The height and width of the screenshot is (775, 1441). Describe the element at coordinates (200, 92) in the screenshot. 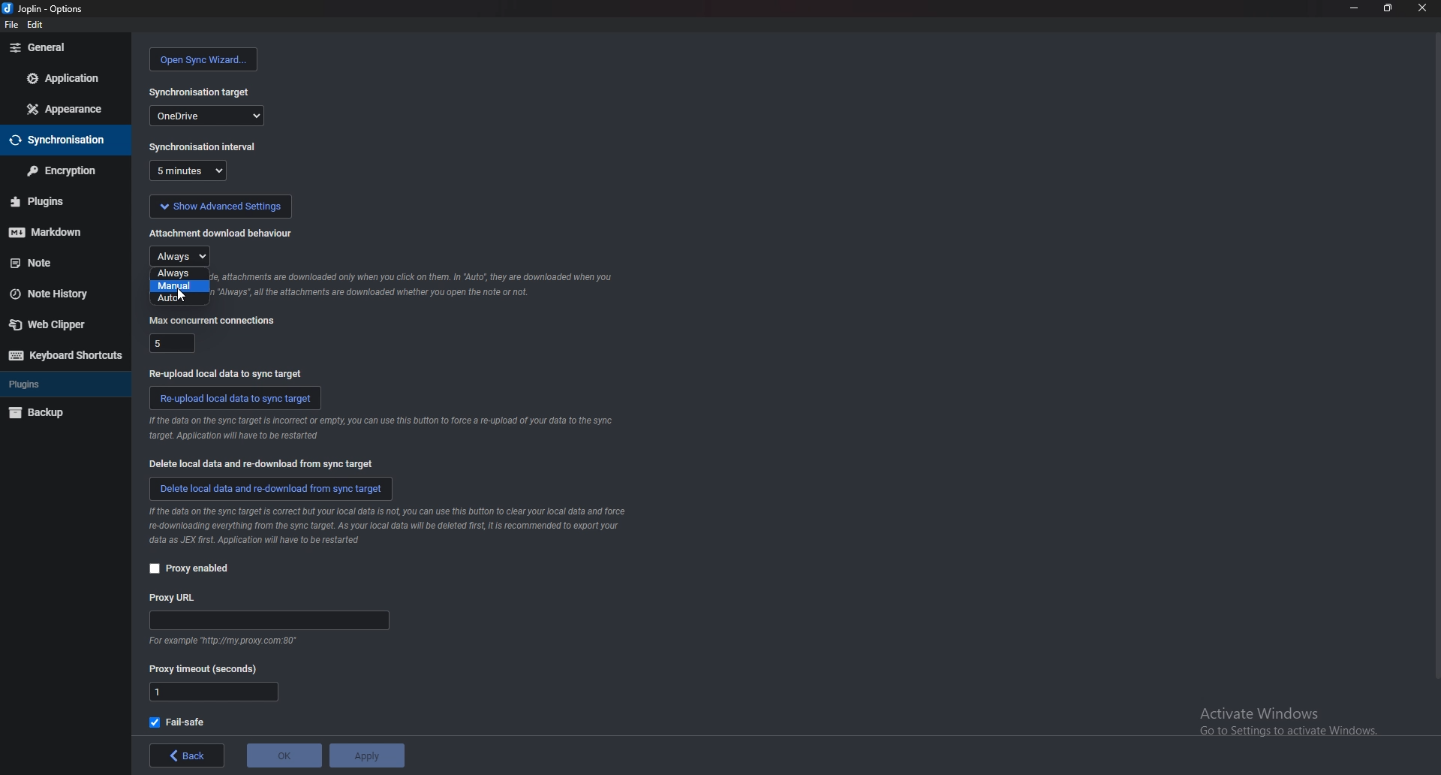

I see `sync target` at that location.